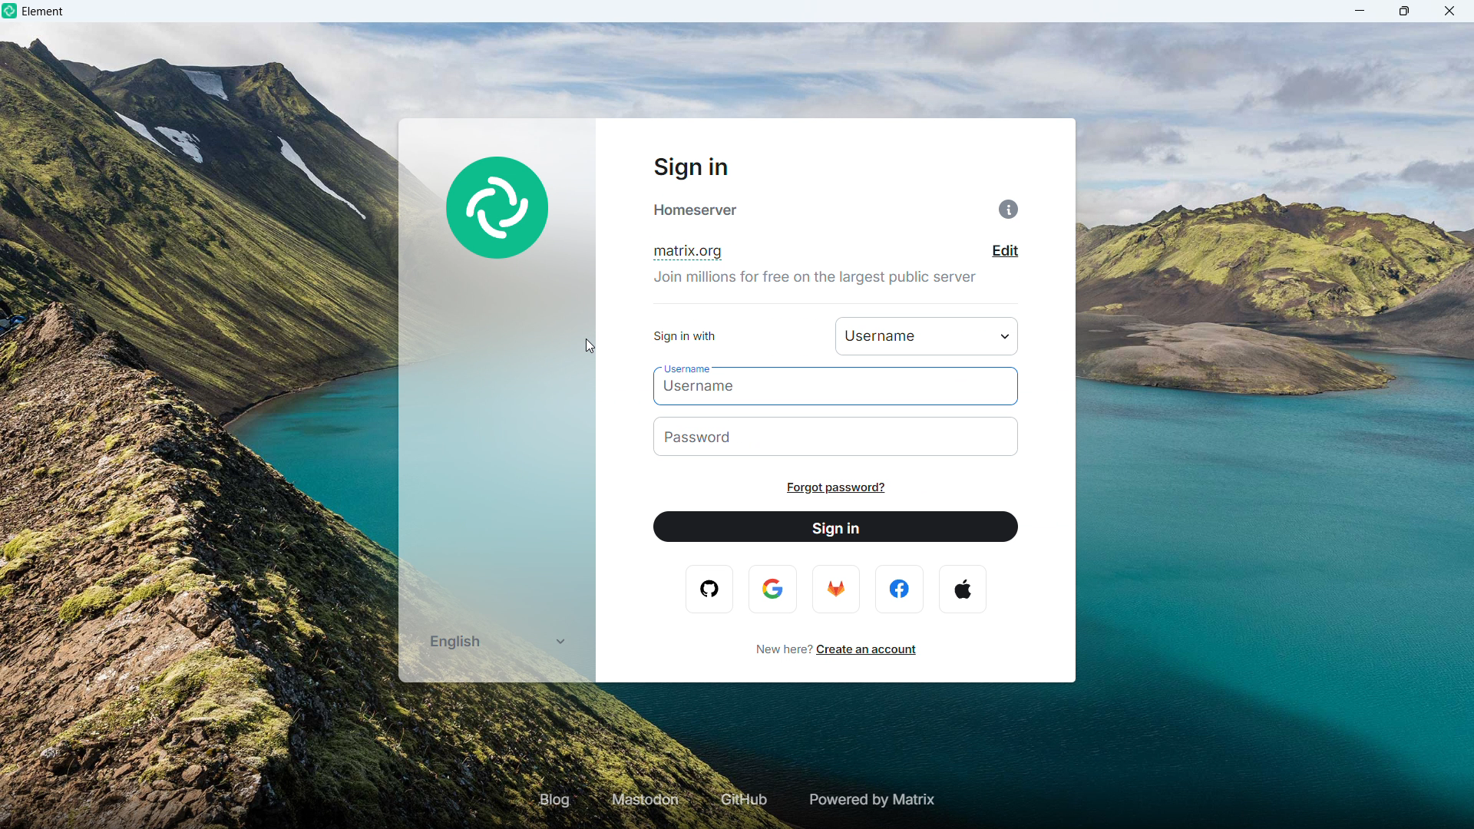  What do you see at coordinates (495, 641) in the screenshot?
I see `Select language ` at bounding box center [495, 641].